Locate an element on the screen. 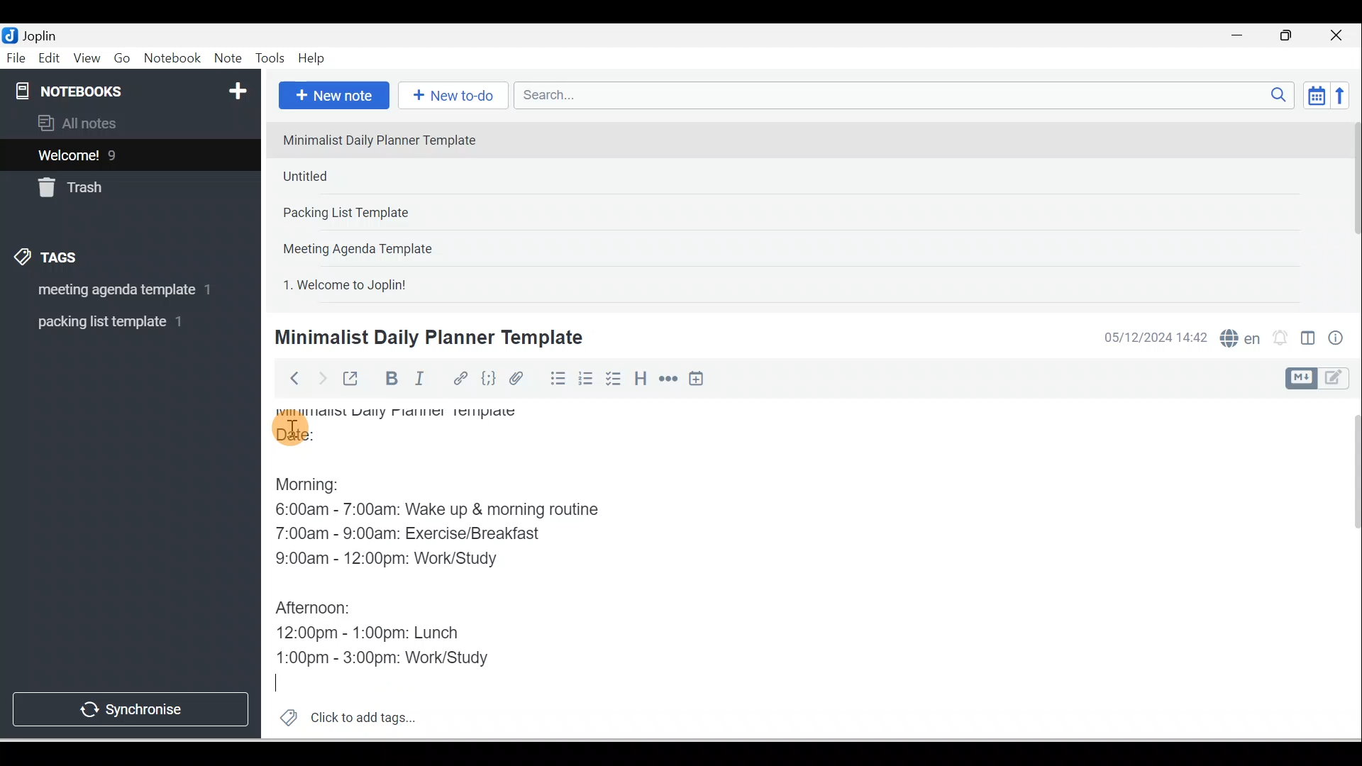 This screenshot has width=1362, height=766. Attach file is located at coordinates (520, 378).